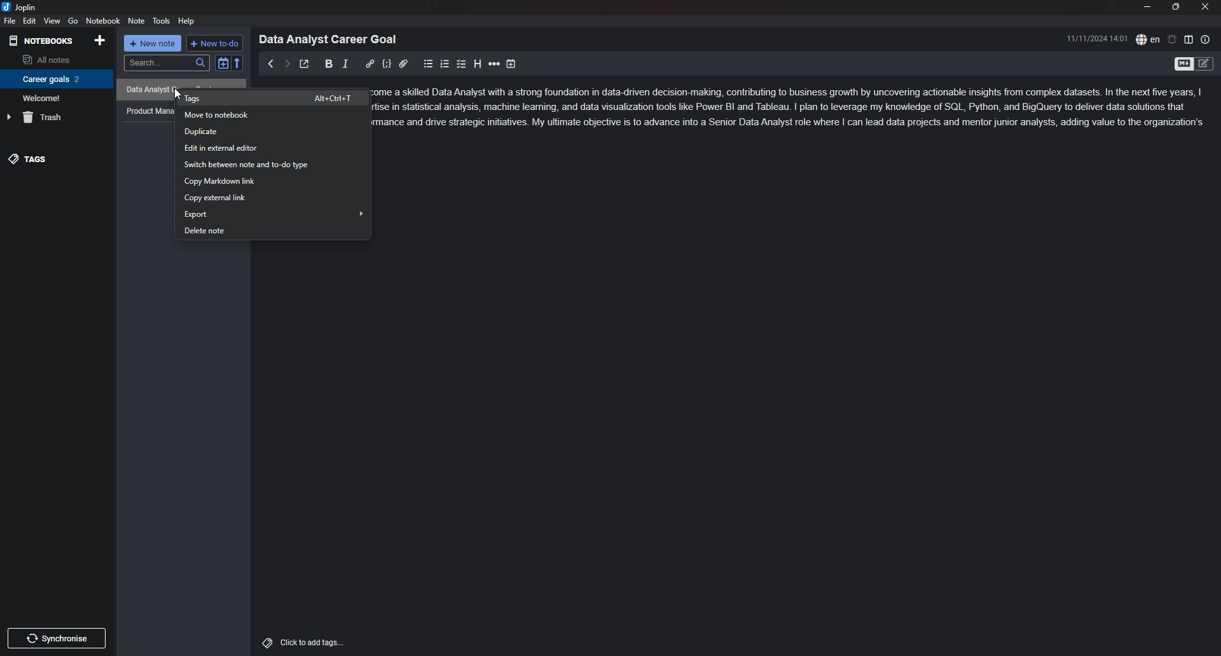 Image resolution: width=1221 pixels, height=656 pixels. What do you see at coordinates (43, 41) in the screenshot?
I see `notebooks` at bounding box center [43, 41].